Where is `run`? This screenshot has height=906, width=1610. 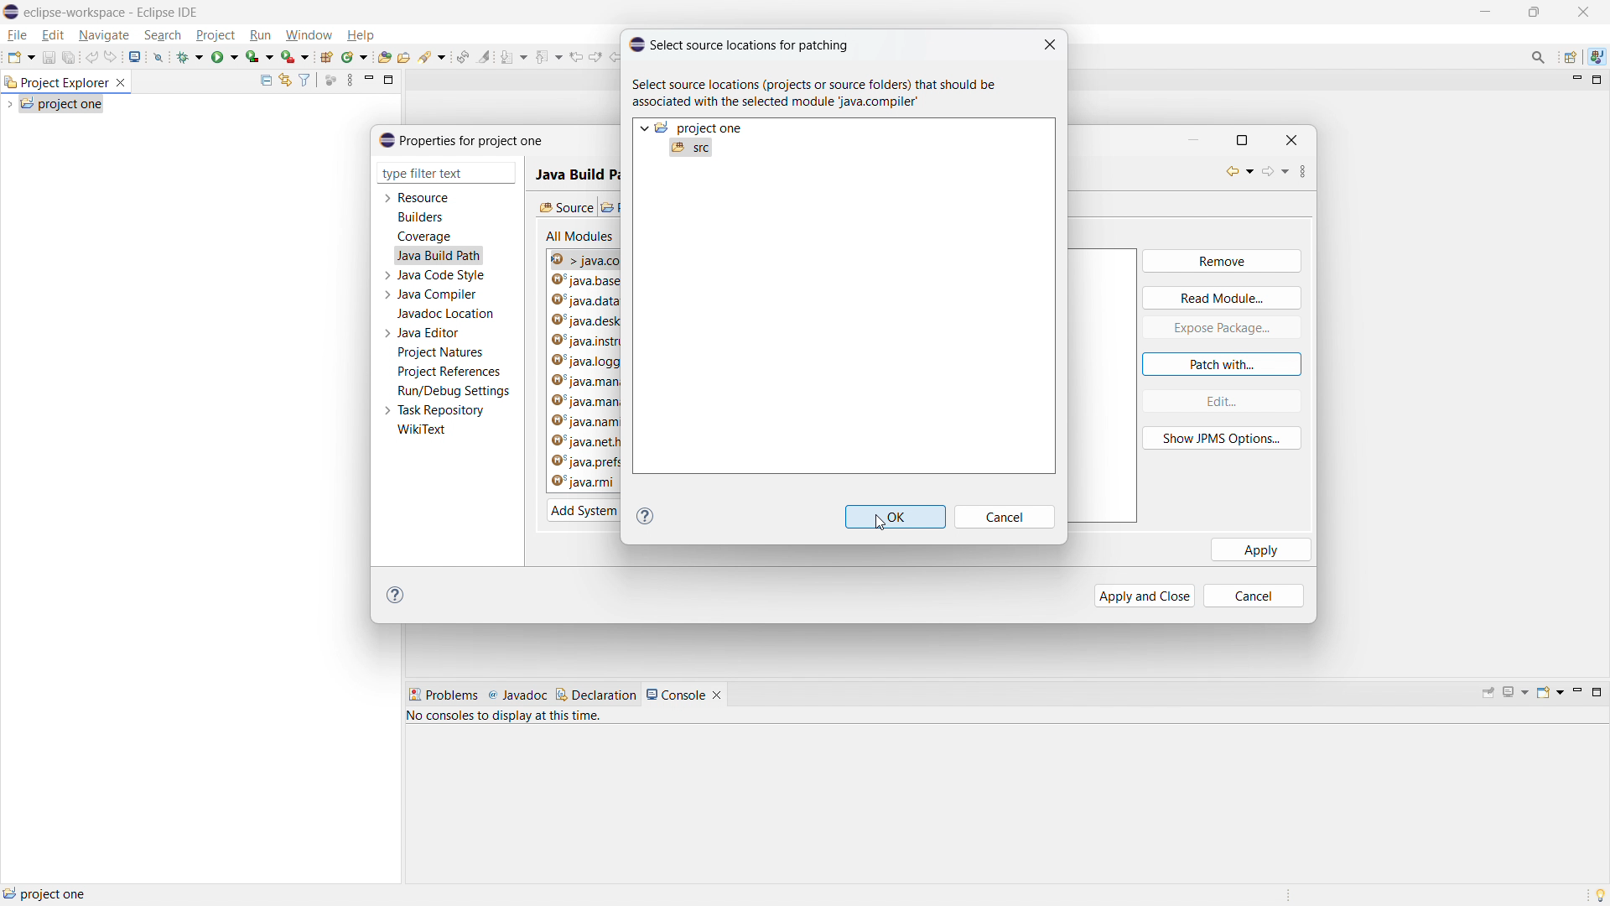 run is located at coordinates (225, 55).